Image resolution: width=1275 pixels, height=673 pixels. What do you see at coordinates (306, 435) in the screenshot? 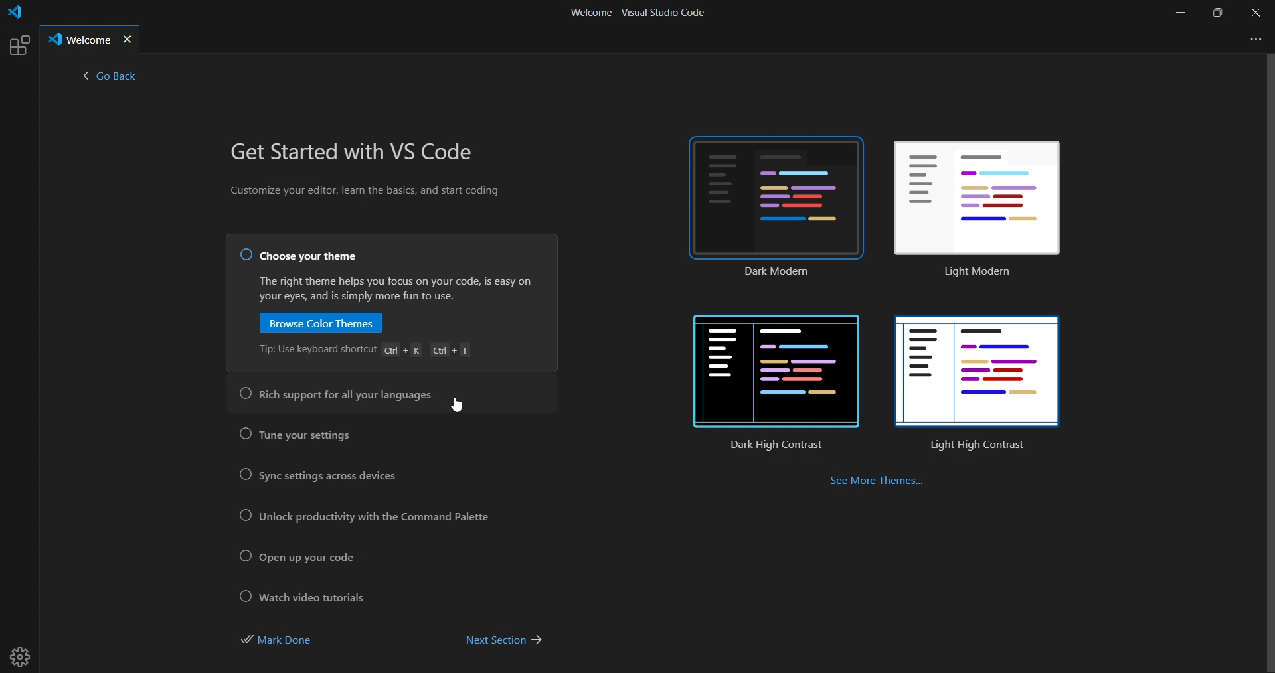
I see `tune your setting` at bounding box center [306, 435].